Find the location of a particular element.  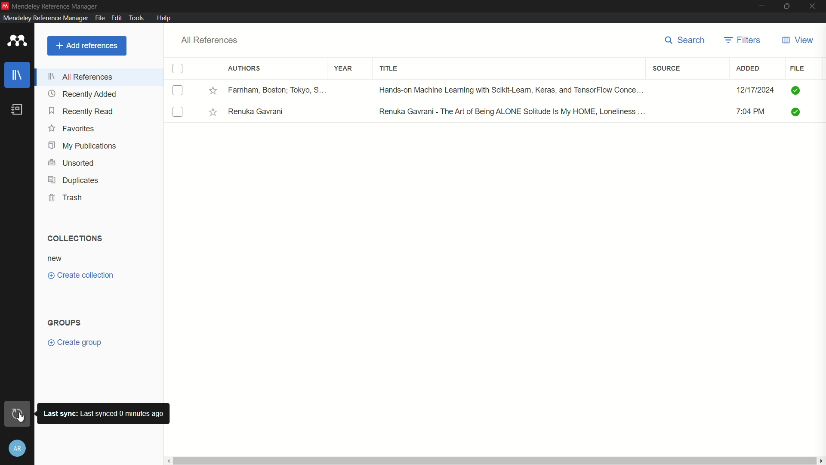

recently added is located at coordinates (81, 93).